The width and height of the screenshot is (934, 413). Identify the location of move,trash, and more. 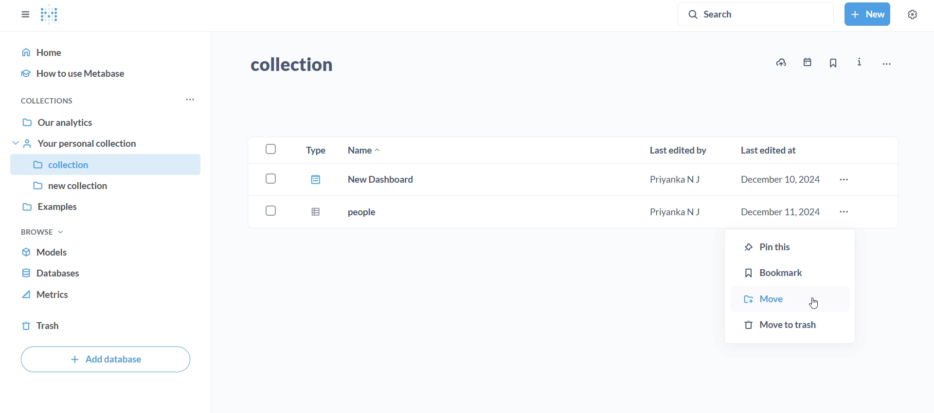
(886, 65).